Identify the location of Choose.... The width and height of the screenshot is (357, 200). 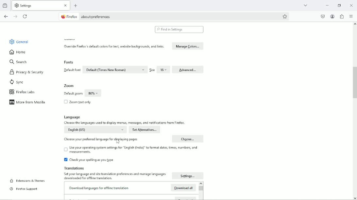
(187, 139).